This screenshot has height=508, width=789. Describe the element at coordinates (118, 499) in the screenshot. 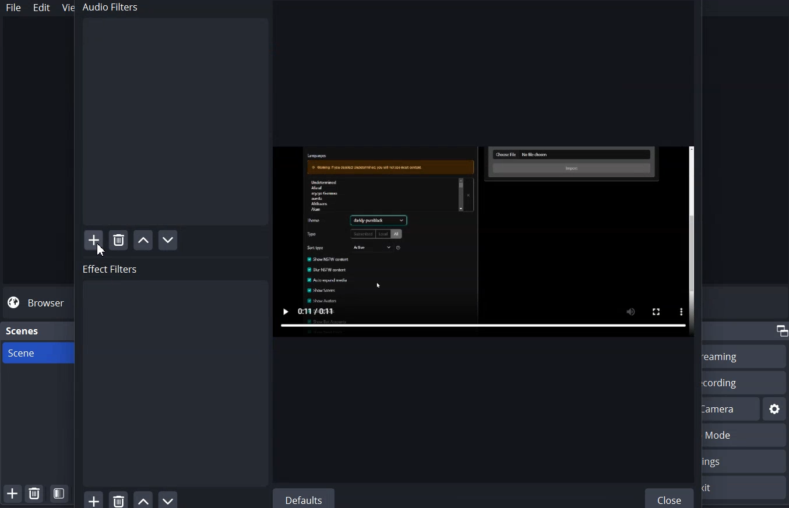

I see `Remove Filter` at that location.